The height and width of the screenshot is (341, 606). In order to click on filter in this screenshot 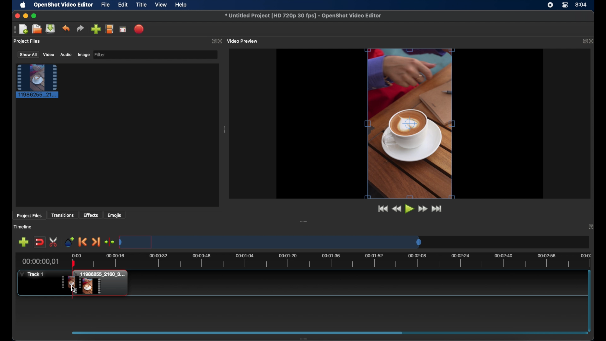, I will do `click(100, 55)`.